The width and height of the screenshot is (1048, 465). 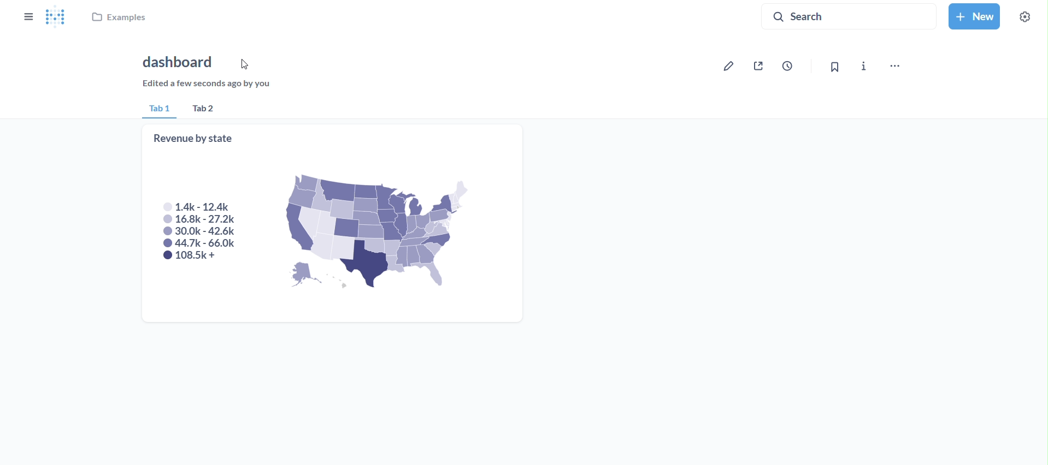 I want to click on tab 1, so click(x=158, y=110).